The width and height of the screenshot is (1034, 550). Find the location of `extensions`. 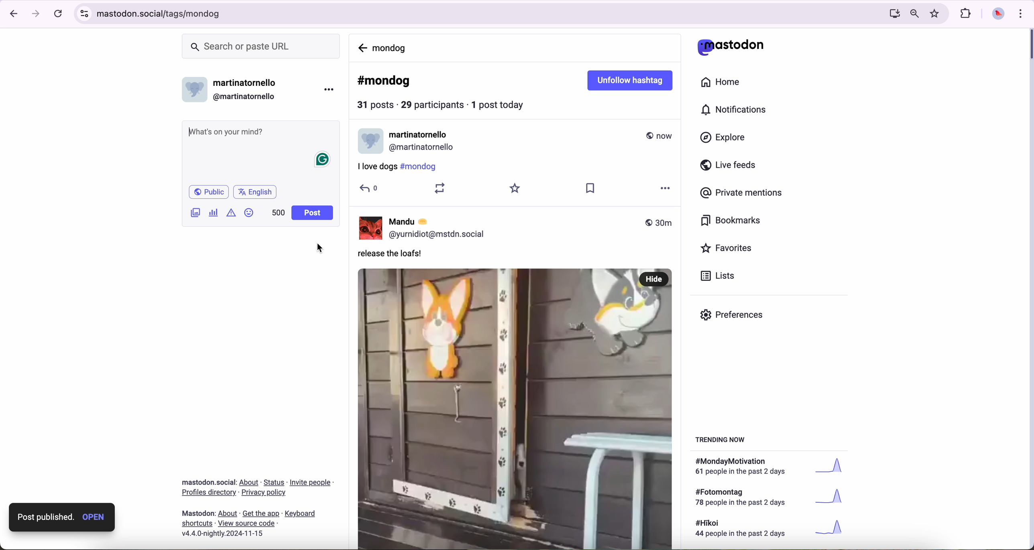

extensions is located at coordinates (966, 14).